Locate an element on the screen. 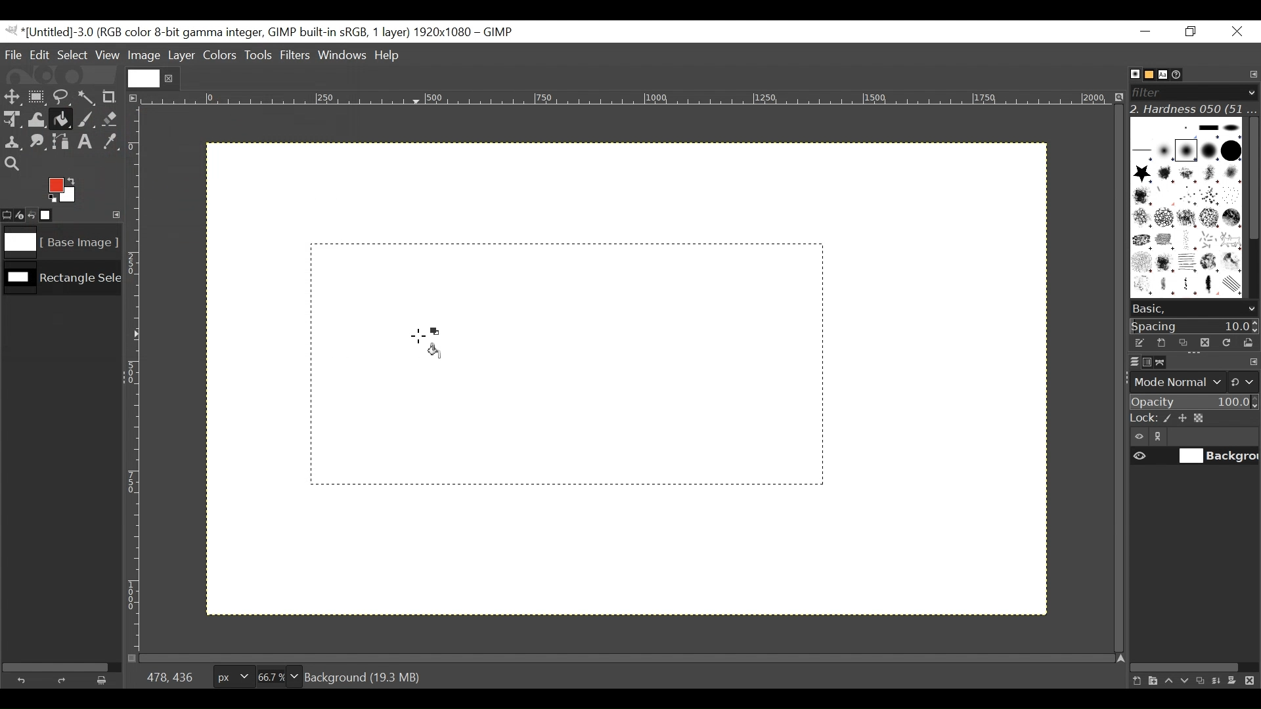 This screenshot has height=709, width=1261. Lower the layer is located at coordinates (1185, 679).